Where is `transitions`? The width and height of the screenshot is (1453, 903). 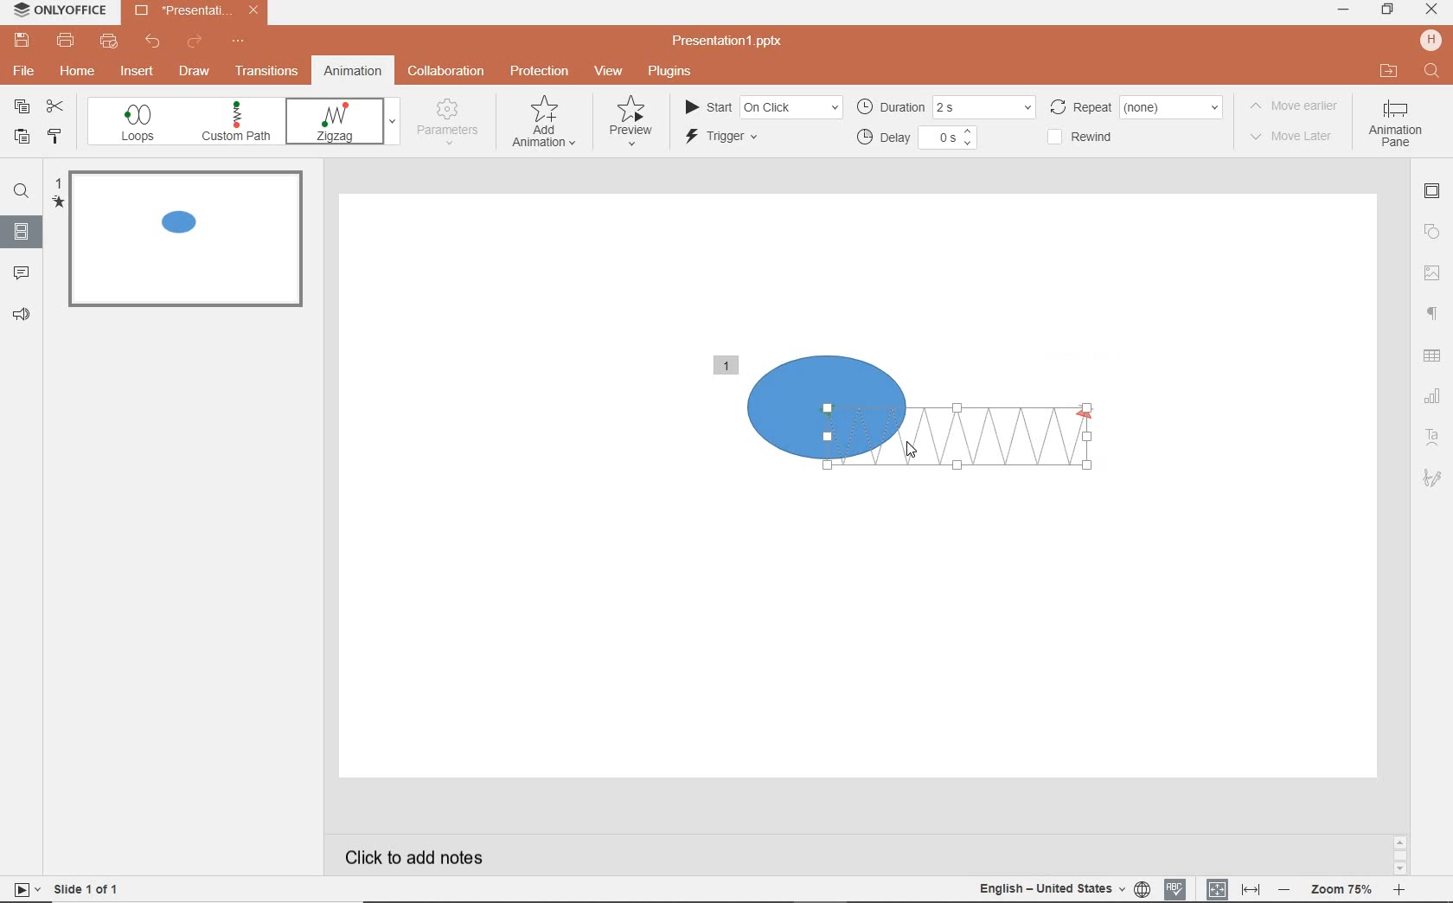 transitions is located at coordinates (266, 73).